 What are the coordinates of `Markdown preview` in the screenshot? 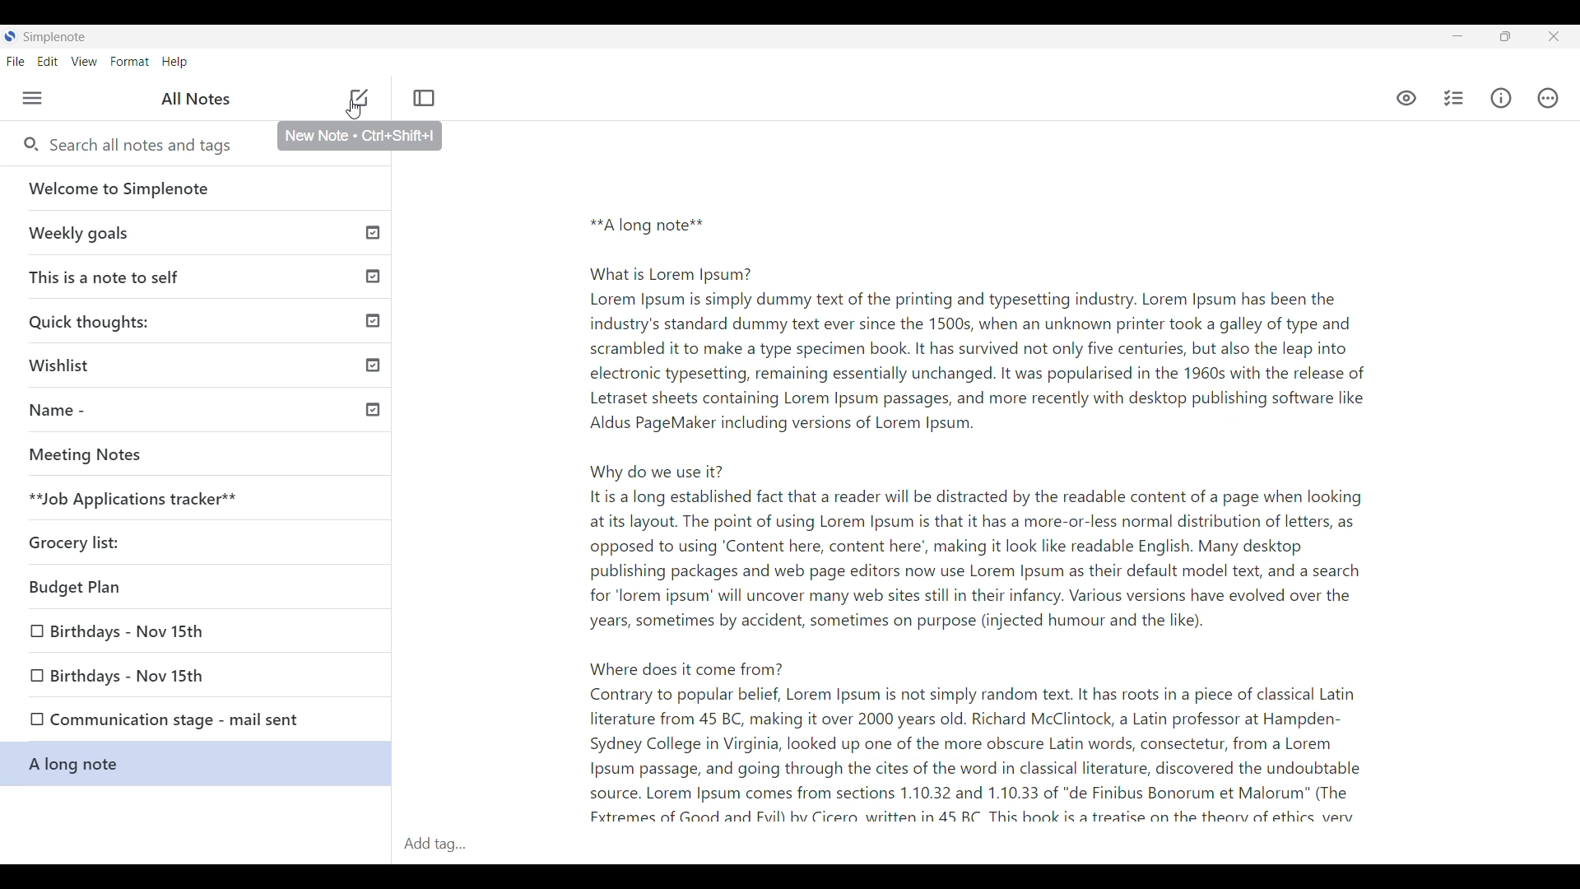 It's located at (1404, 99).